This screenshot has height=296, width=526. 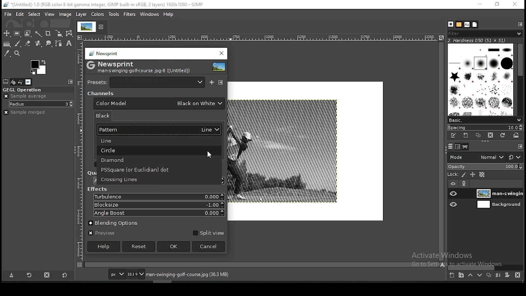 What do you see at coordinates (70, 34) in the screenshot?
I see `cage transform tool` at bounding box center [70, 34].